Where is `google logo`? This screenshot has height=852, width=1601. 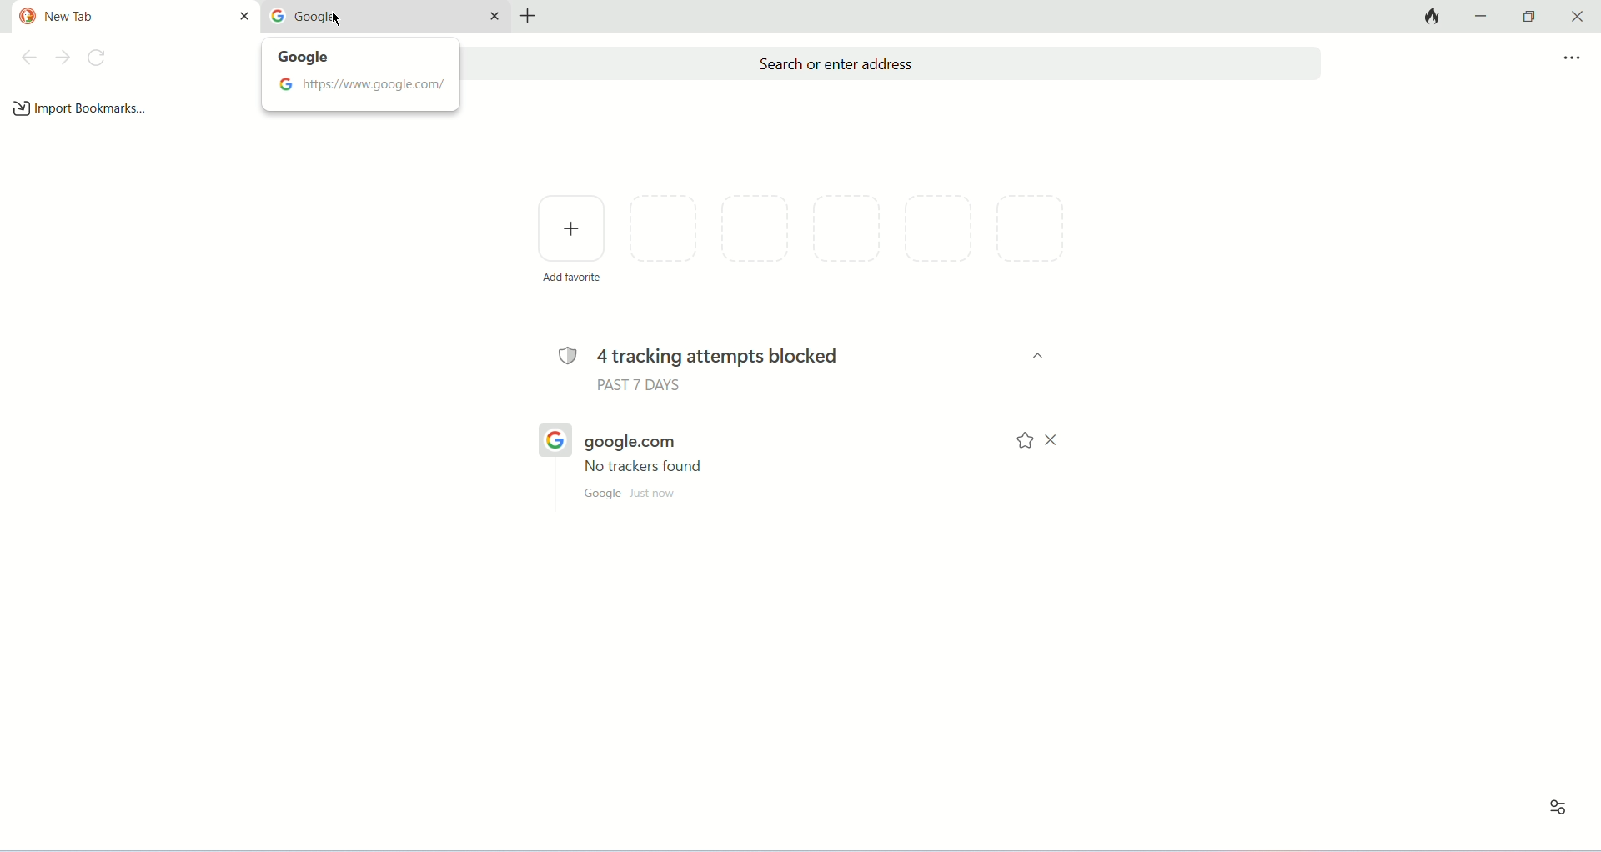 google logo is located at coordinates (288, 85).